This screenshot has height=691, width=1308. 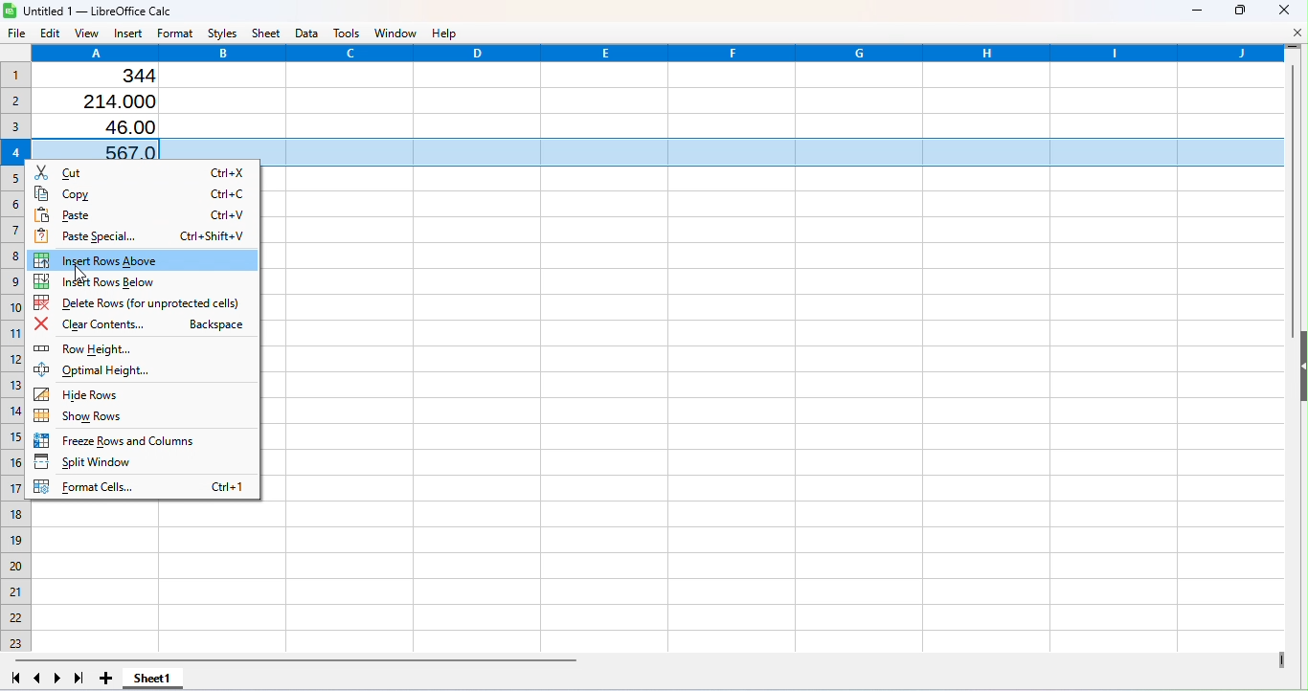 I want to click on Scroll to next sheet, so click(x=59, y=679).